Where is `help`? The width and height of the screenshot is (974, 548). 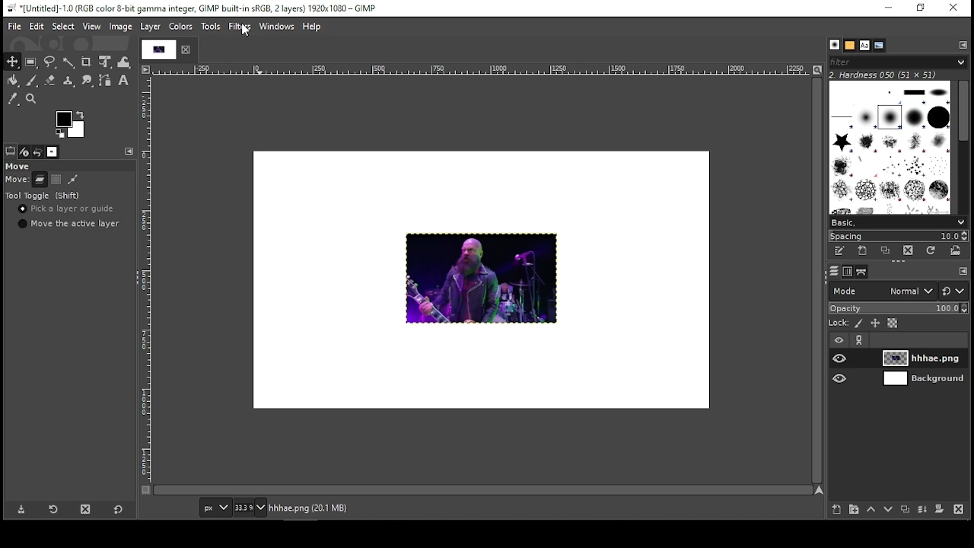
help is located at coordinates (312, 27).